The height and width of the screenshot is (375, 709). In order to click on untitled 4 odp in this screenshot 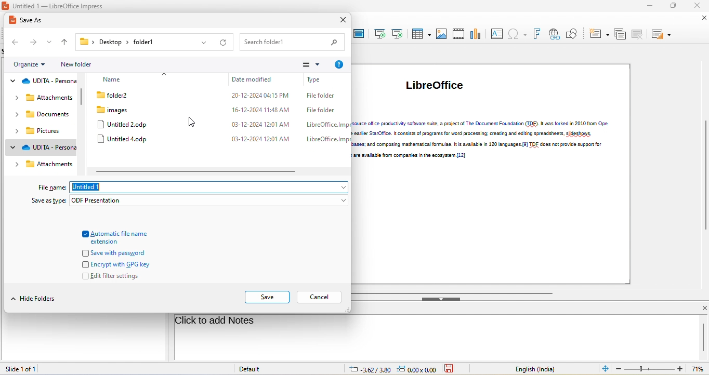, I will do `click(125, 140)`.